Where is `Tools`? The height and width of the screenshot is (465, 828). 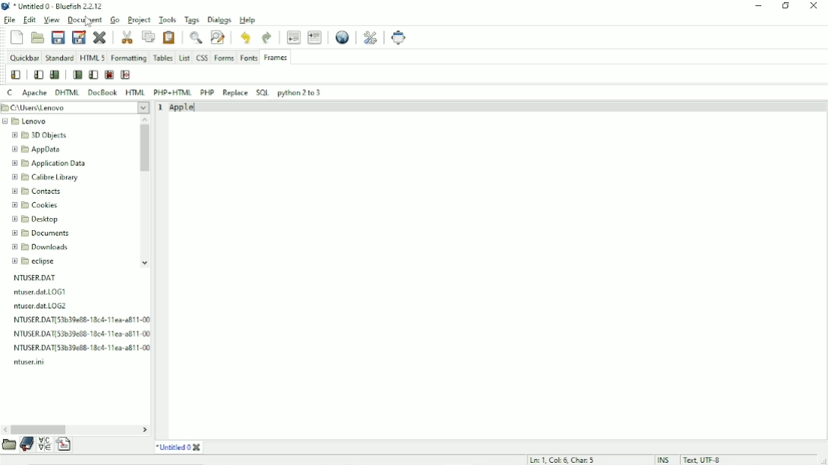
Tools is located at coordinates (168, 20).